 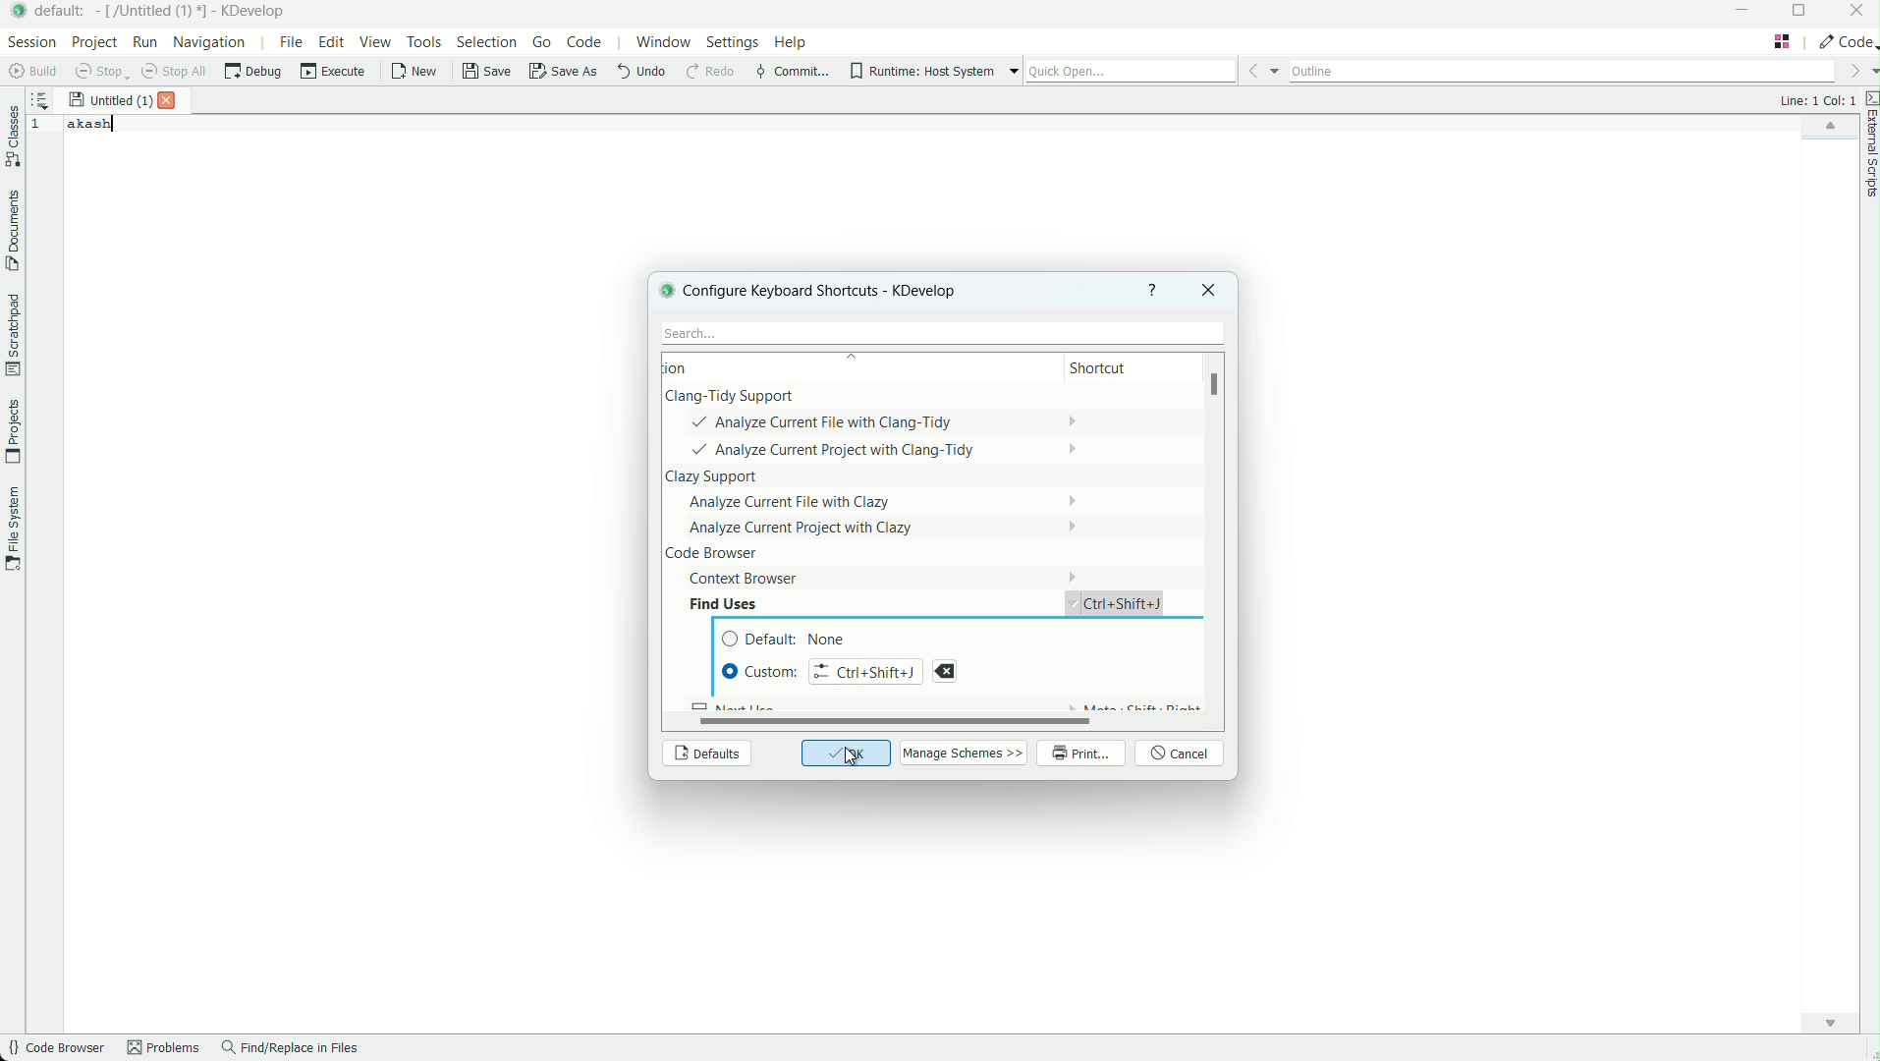 What do you see at coordinates (864, 488) in the screenshot?
I see `actions` at bounding box center [864, 488].